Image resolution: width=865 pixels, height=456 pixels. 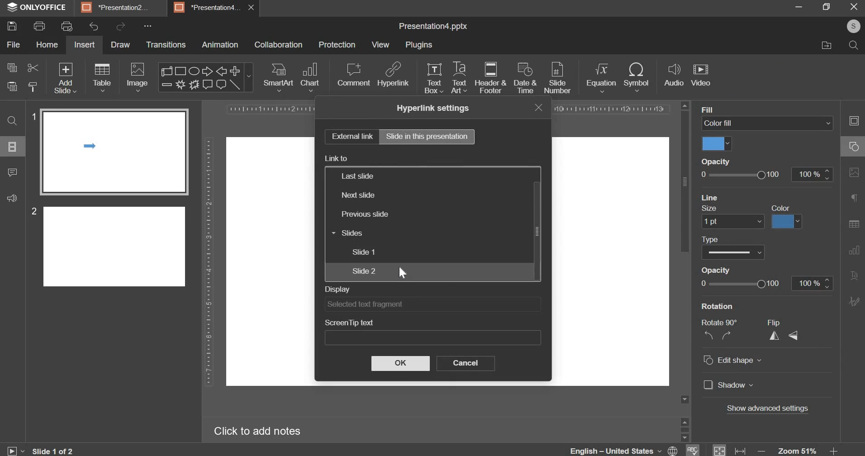 I want to click on Wl, so click(x=717, y=144).